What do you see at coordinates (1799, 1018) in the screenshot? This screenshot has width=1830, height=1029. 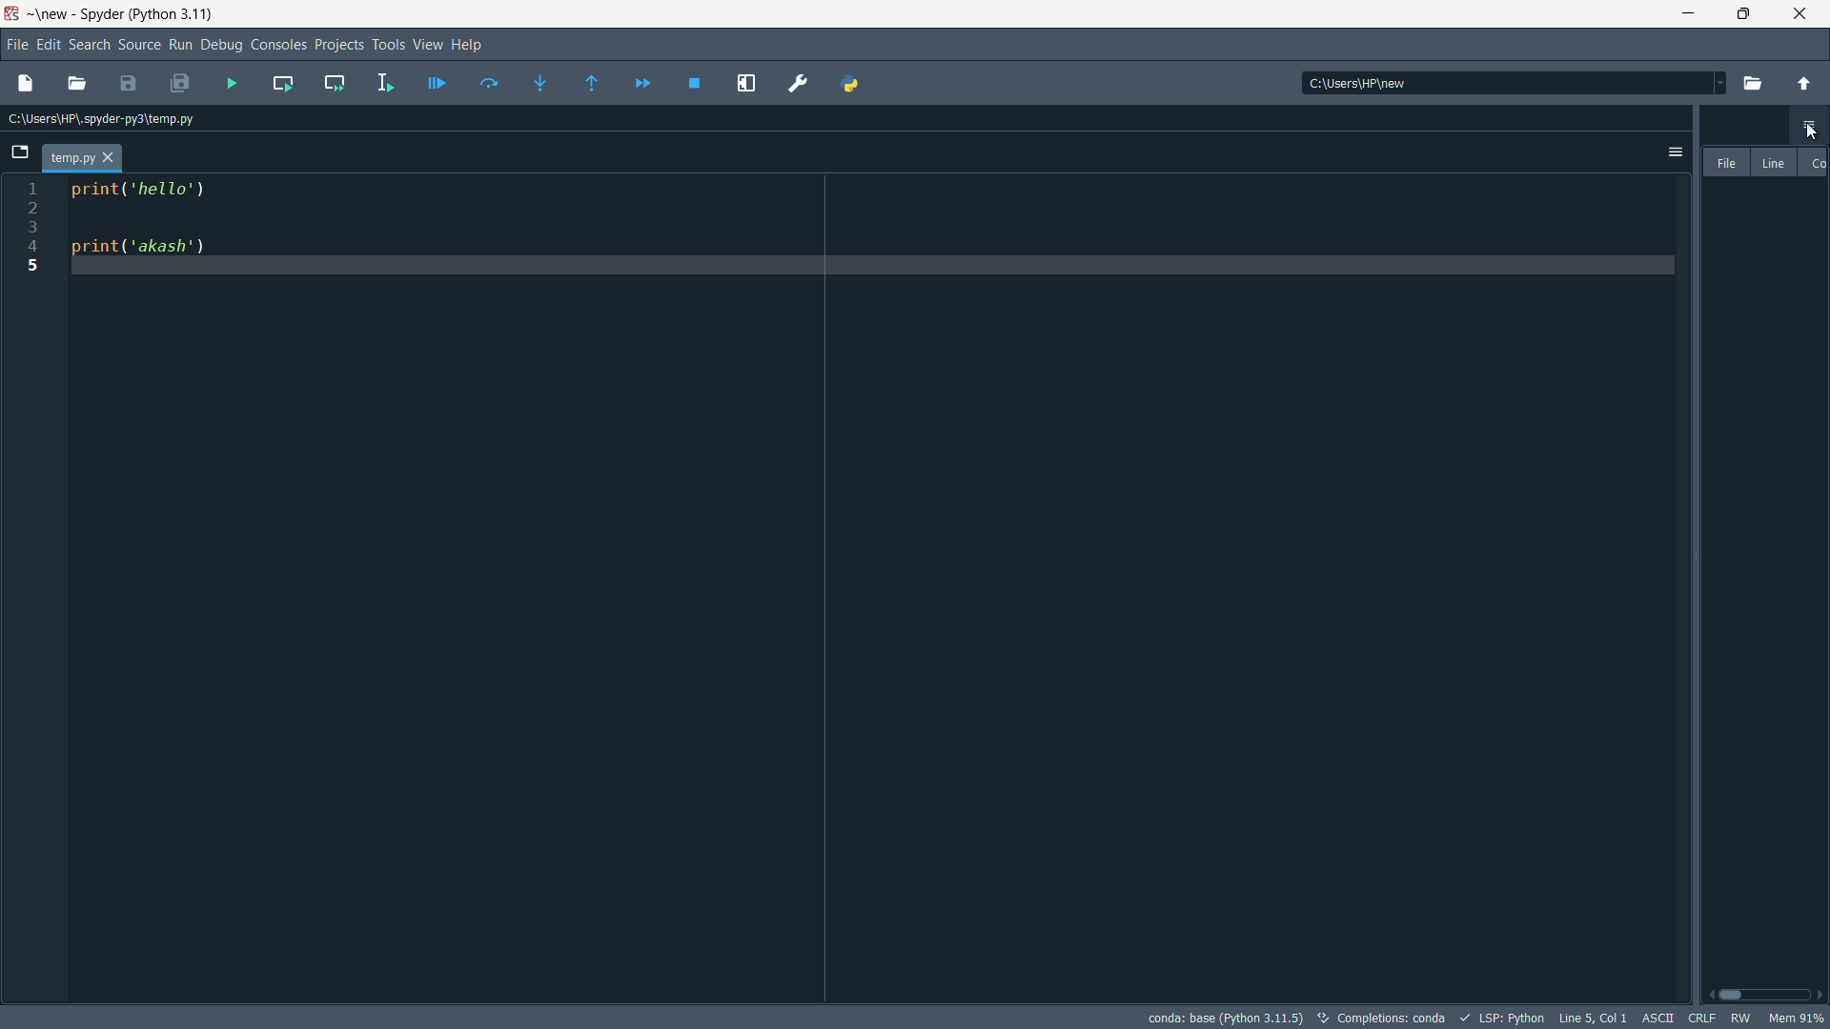 I see `memory usage` at bounding box center [1799, 1018].